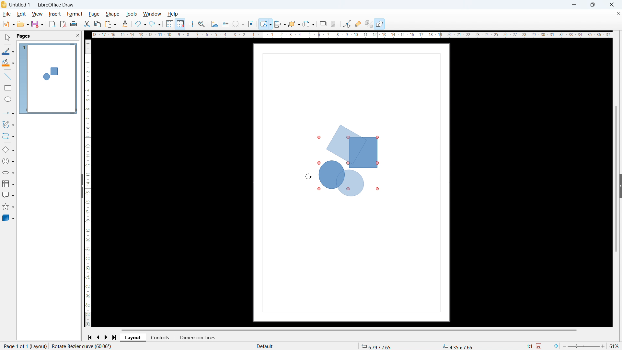 This screenshot has height=350, width=622. Describe the element at coordinates (63, 24) in the screenshot. I see `Export as PDF ` at that location.